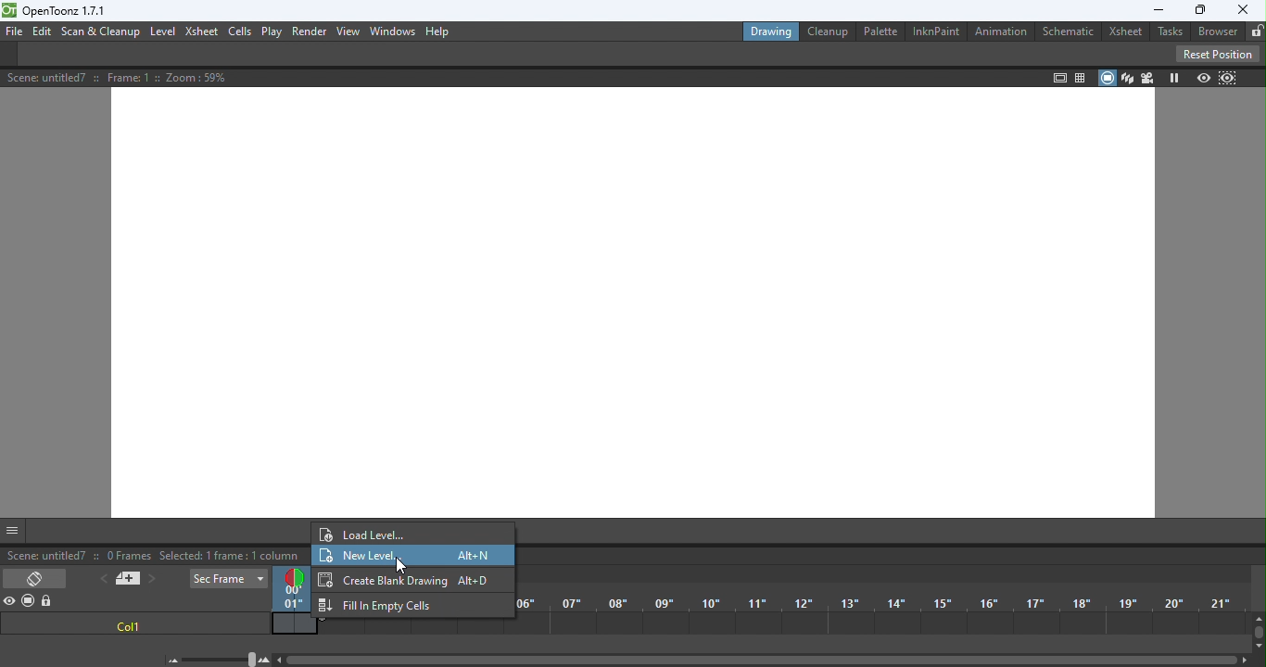 The image size is (1266, 667). Describe the element at coordinates (270, 32) in the screenshot. I see `Play` at that location.